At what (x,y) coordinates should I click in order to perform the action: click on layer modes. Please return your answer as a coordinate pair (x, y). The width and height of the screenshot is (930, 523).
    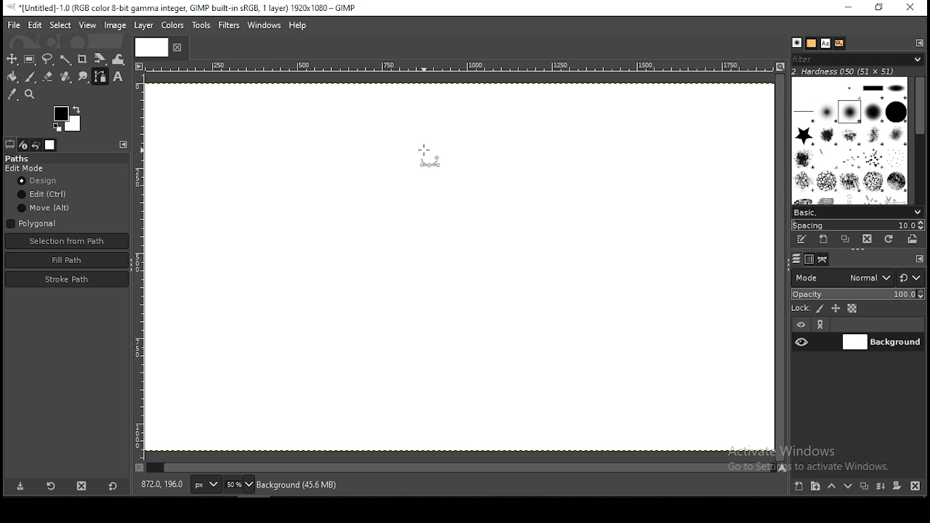
    Looking at the image, I should click on (842, 277).